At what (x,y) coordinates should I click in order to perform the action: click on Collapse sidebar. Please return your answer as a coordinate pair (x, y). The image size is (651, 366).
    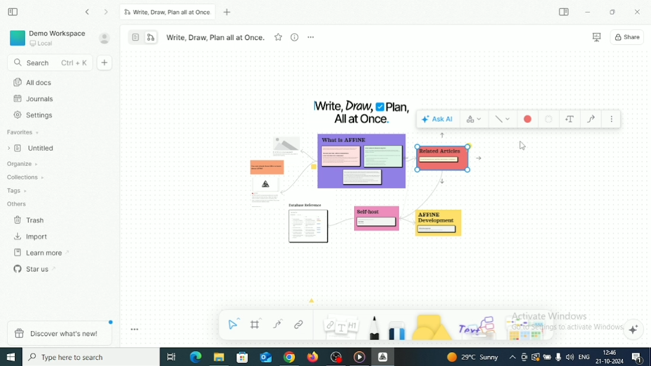
    Looking at the image, I should click on (13, 11).